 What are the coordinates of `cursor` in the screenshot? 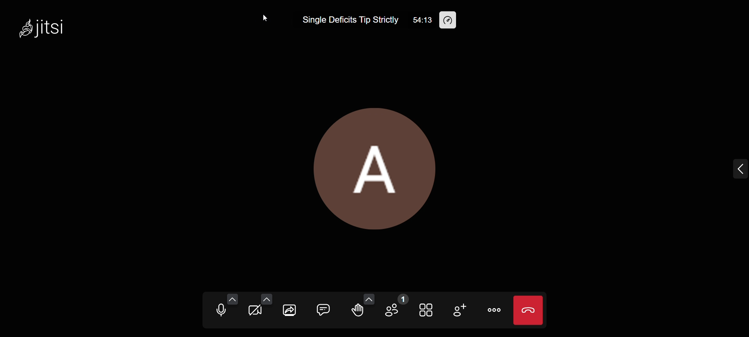 It's located at (263, 18).